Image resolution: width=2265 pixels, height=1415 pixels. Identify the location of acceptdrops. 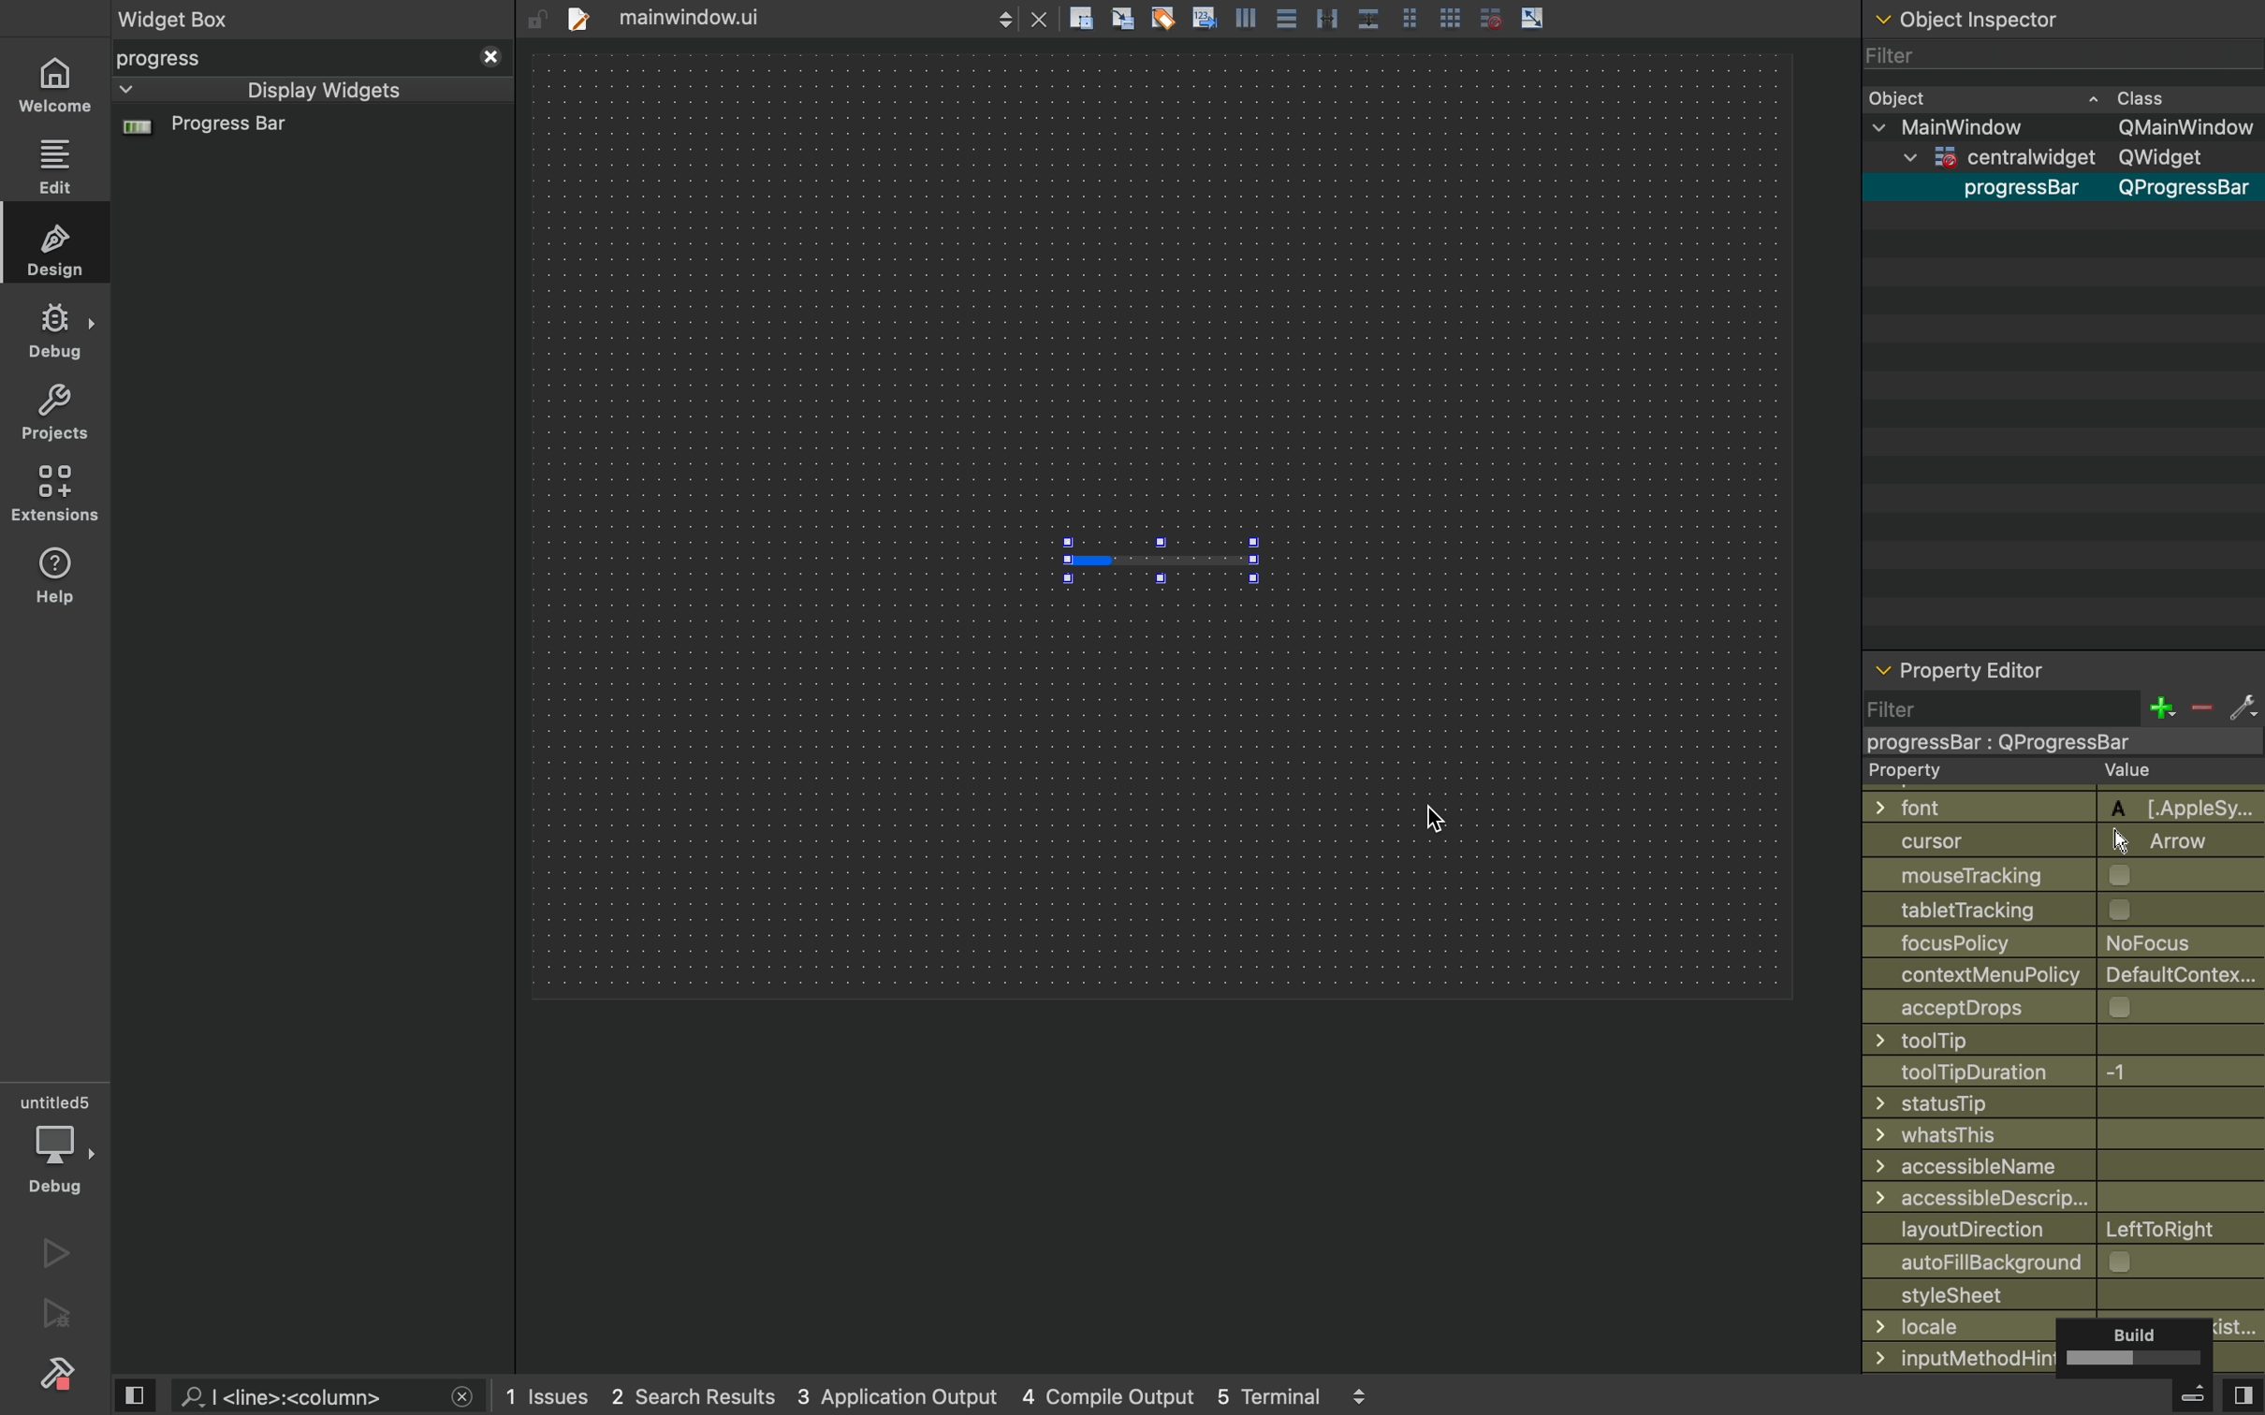
(2048, 1005).